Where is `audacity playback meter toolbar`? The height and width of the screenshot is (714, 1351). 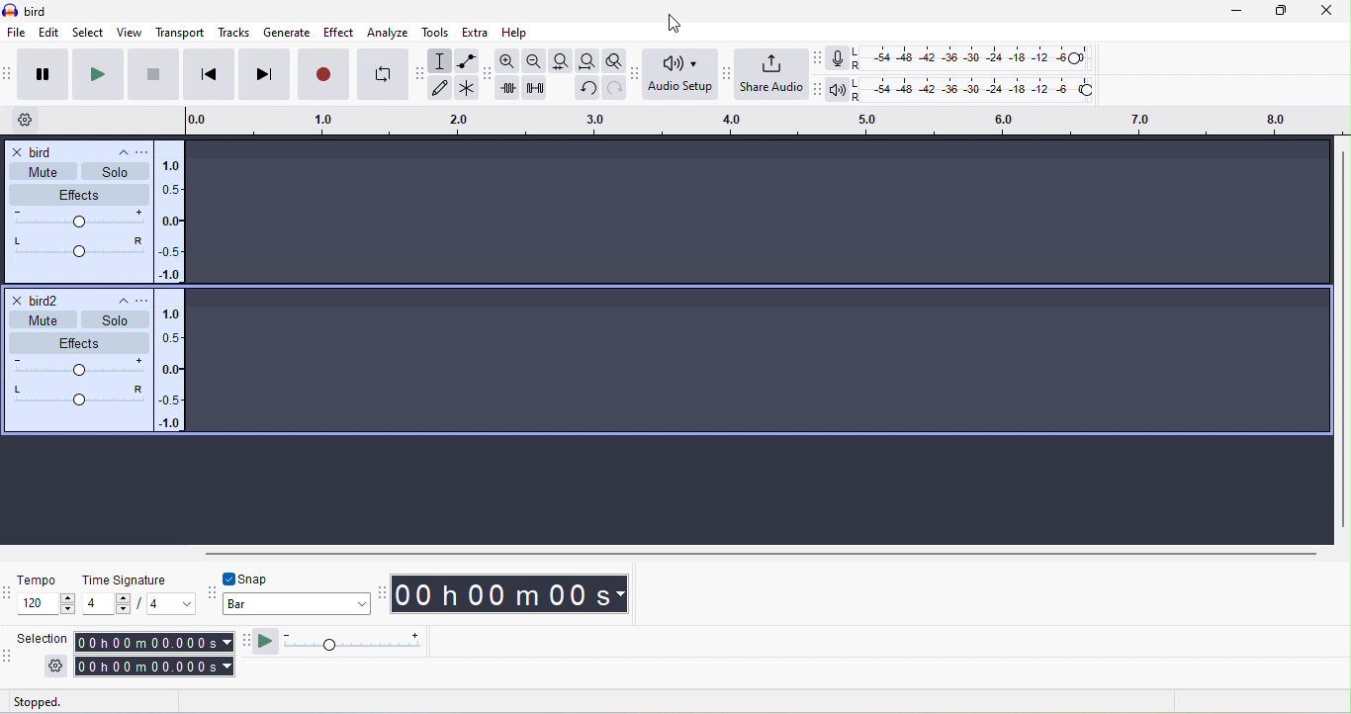 audacity playback meter toolbar is located at coordinates (820, 89).